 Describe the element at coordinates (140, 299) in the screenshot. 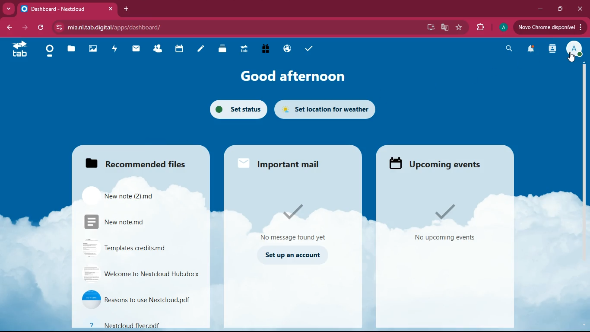

I see `file` at that location.